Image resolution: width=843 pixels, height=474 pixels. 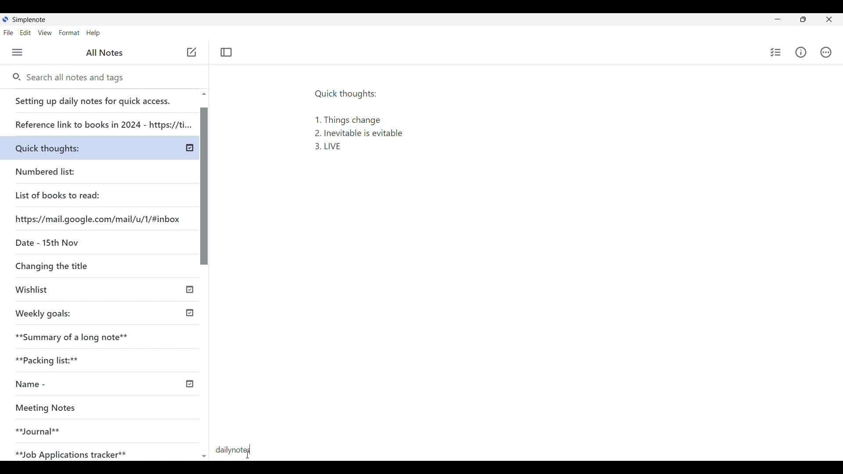 I want to click on Numbered list, so click(x=70, y=170).